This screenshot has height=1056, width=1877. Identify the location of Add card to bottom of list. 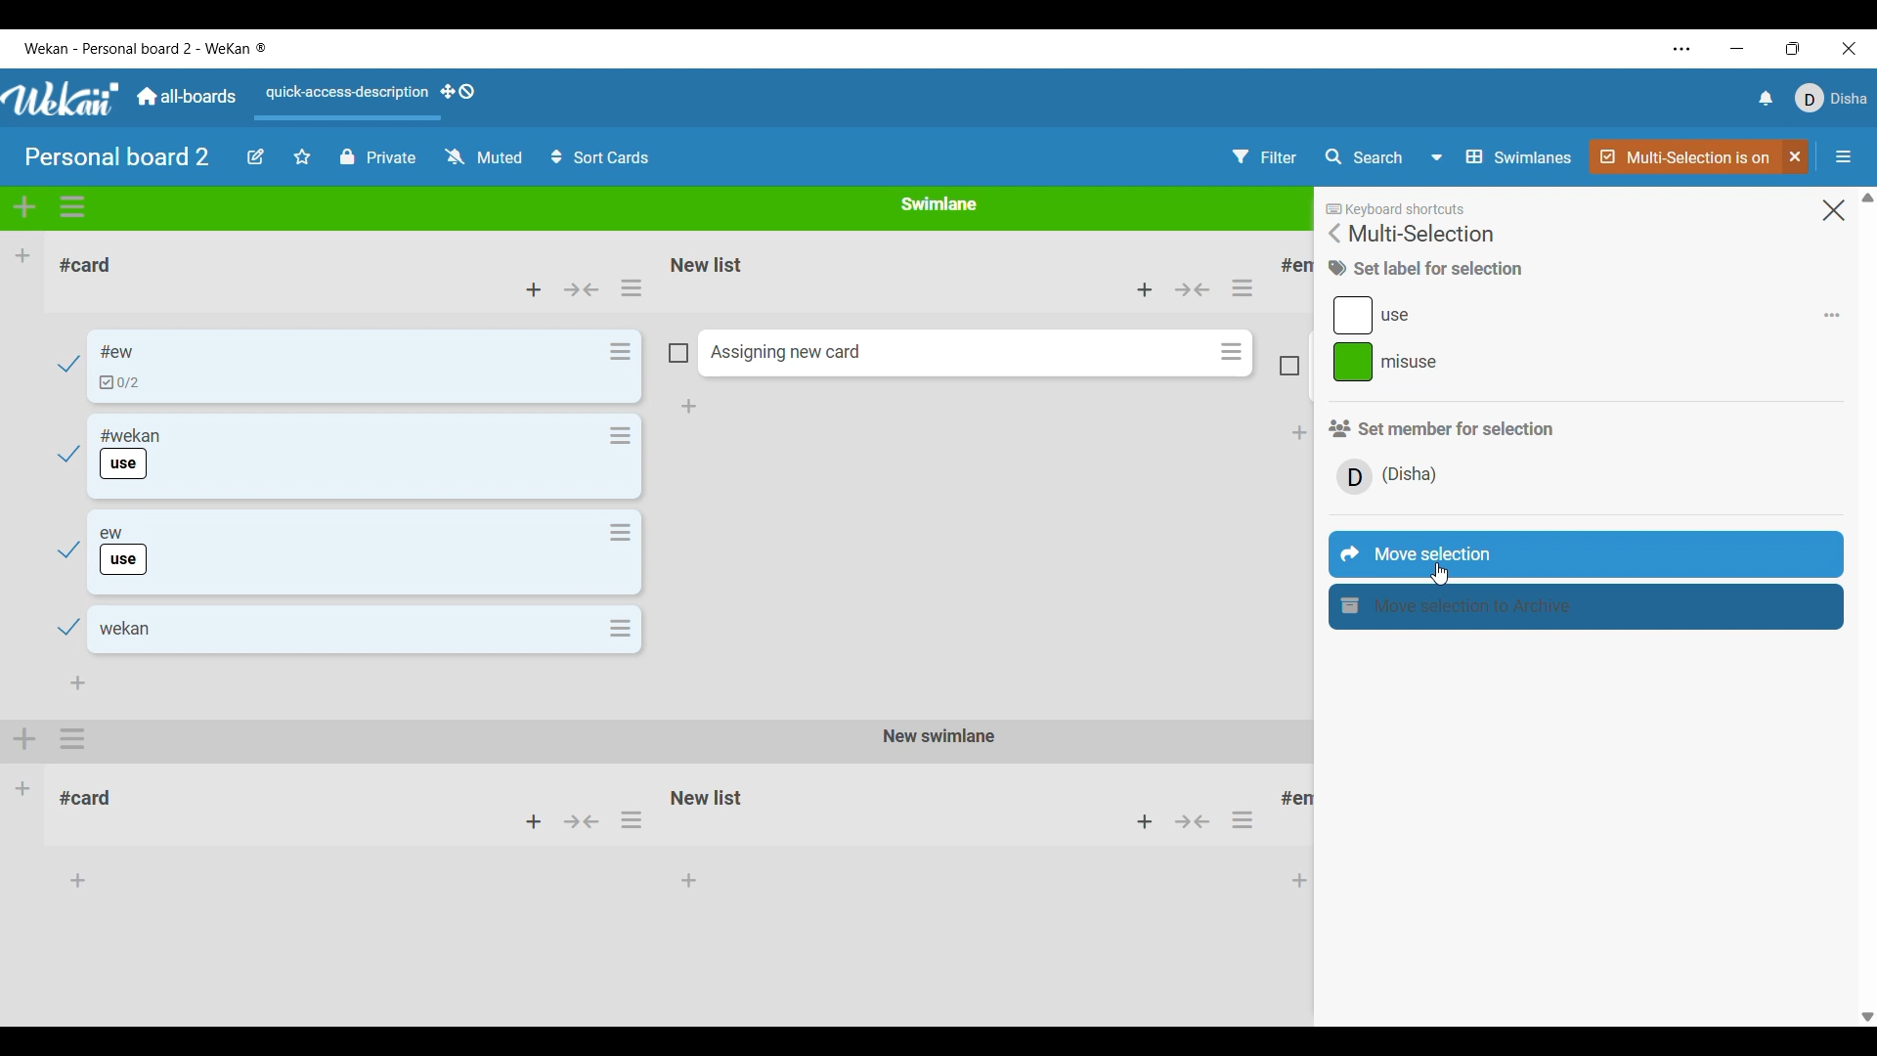
(77, 683).